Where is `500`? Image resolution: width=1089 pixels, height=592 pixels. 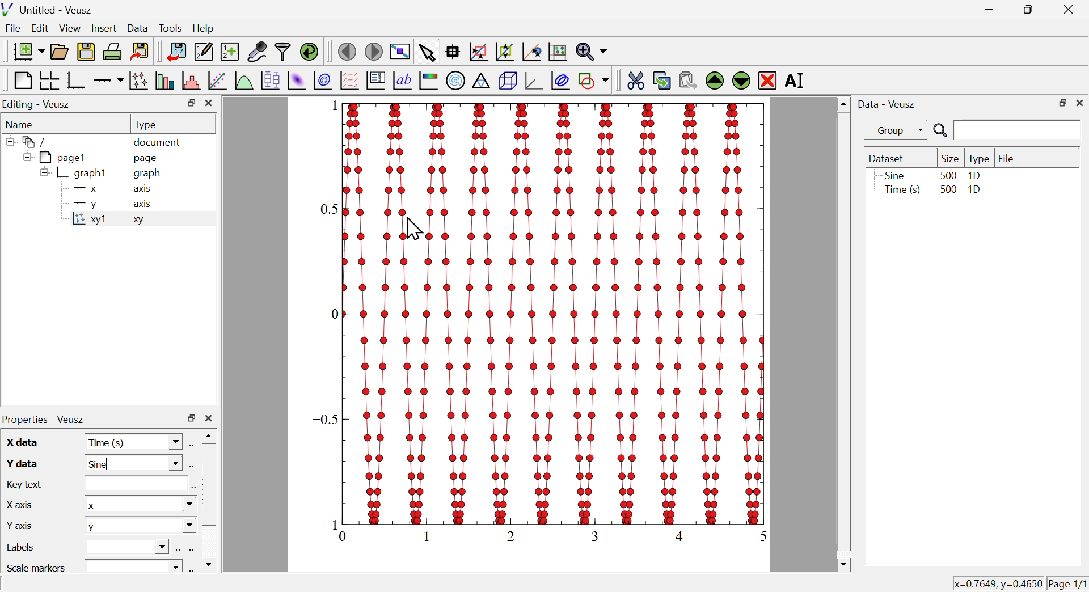
500 is located at coordinates (948, 175).